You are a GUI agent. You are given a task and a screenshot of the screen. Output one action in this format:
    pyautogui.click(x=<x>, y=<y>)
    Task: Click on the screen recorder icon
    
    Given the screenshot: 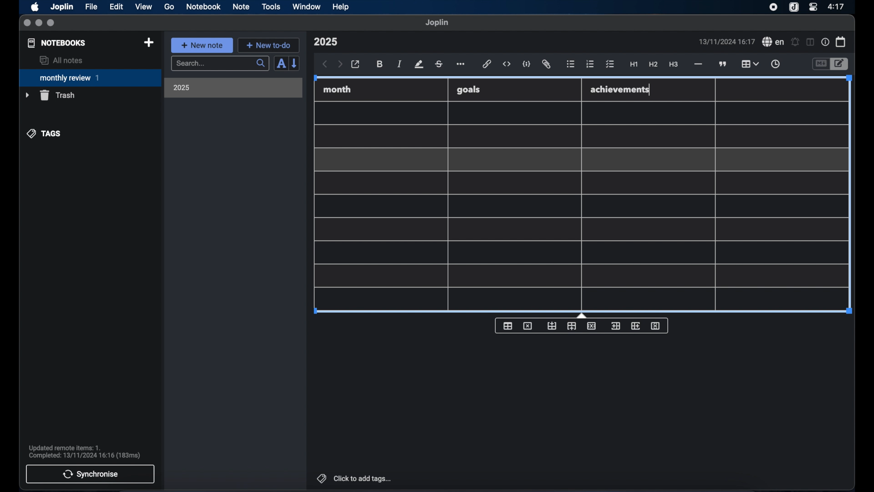 What is the action you would take?
    pyautogui.click(x=773, y=7)
    